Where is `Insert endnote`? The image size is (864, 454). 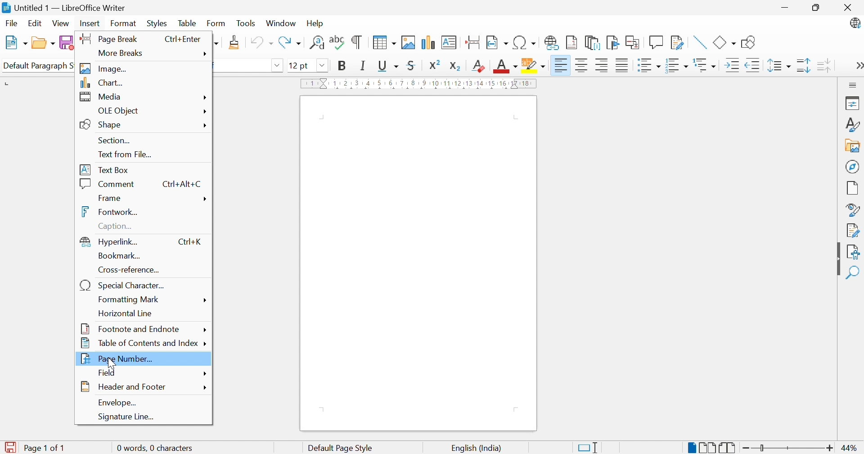 Insert endnote is located at coordinates (593, 43).